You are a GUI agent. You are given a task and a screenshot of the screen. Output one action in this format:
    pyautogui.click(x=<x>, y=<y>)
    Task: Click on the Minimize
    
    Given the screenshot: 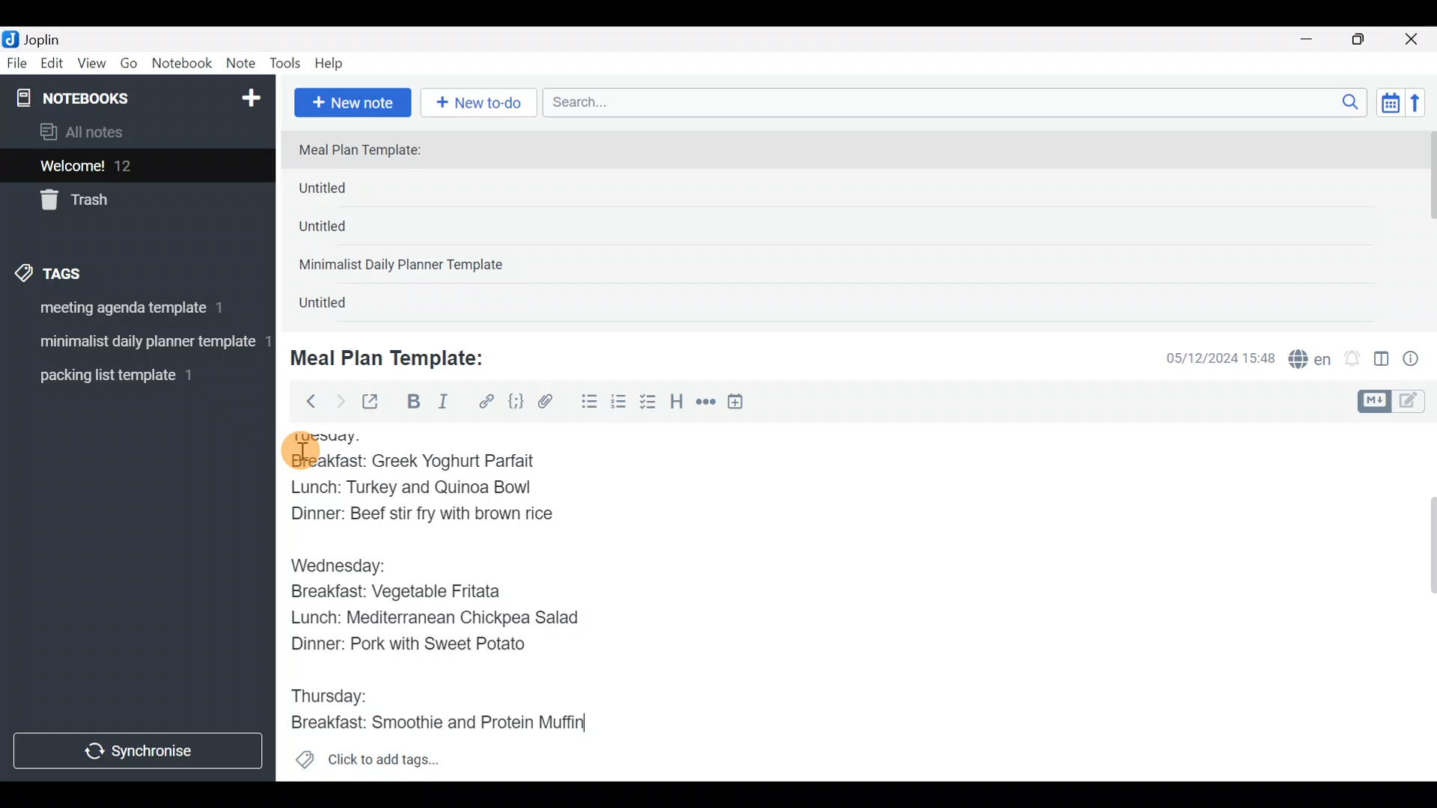 What is the action you would take?
    pyautogui.click(x=1315, y=37)
    